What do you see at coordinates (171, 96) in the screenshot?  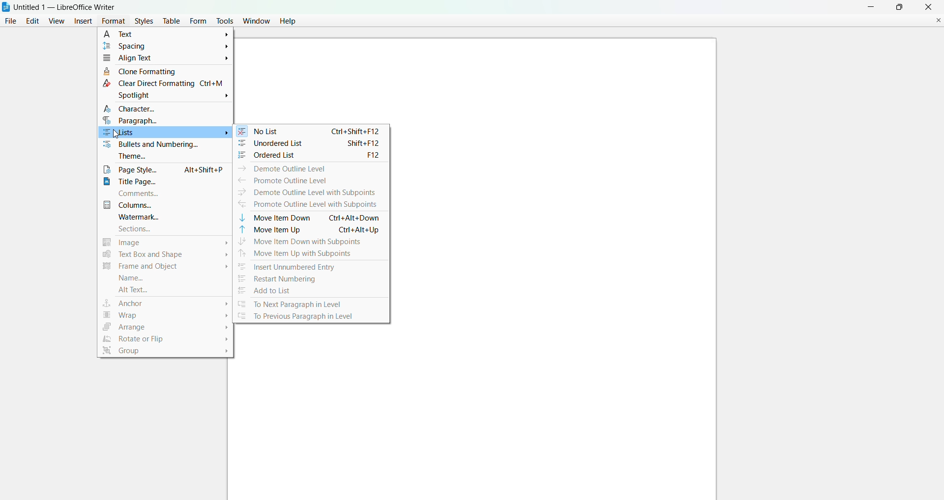 I see `spotlight` at bounding box center [171, 96].